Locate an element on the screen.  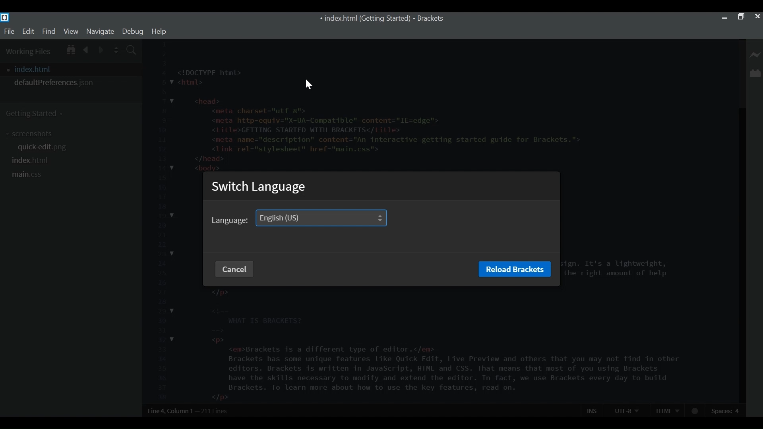
Split the File Vertically or Horizontally is located at coordinates (116, 50).